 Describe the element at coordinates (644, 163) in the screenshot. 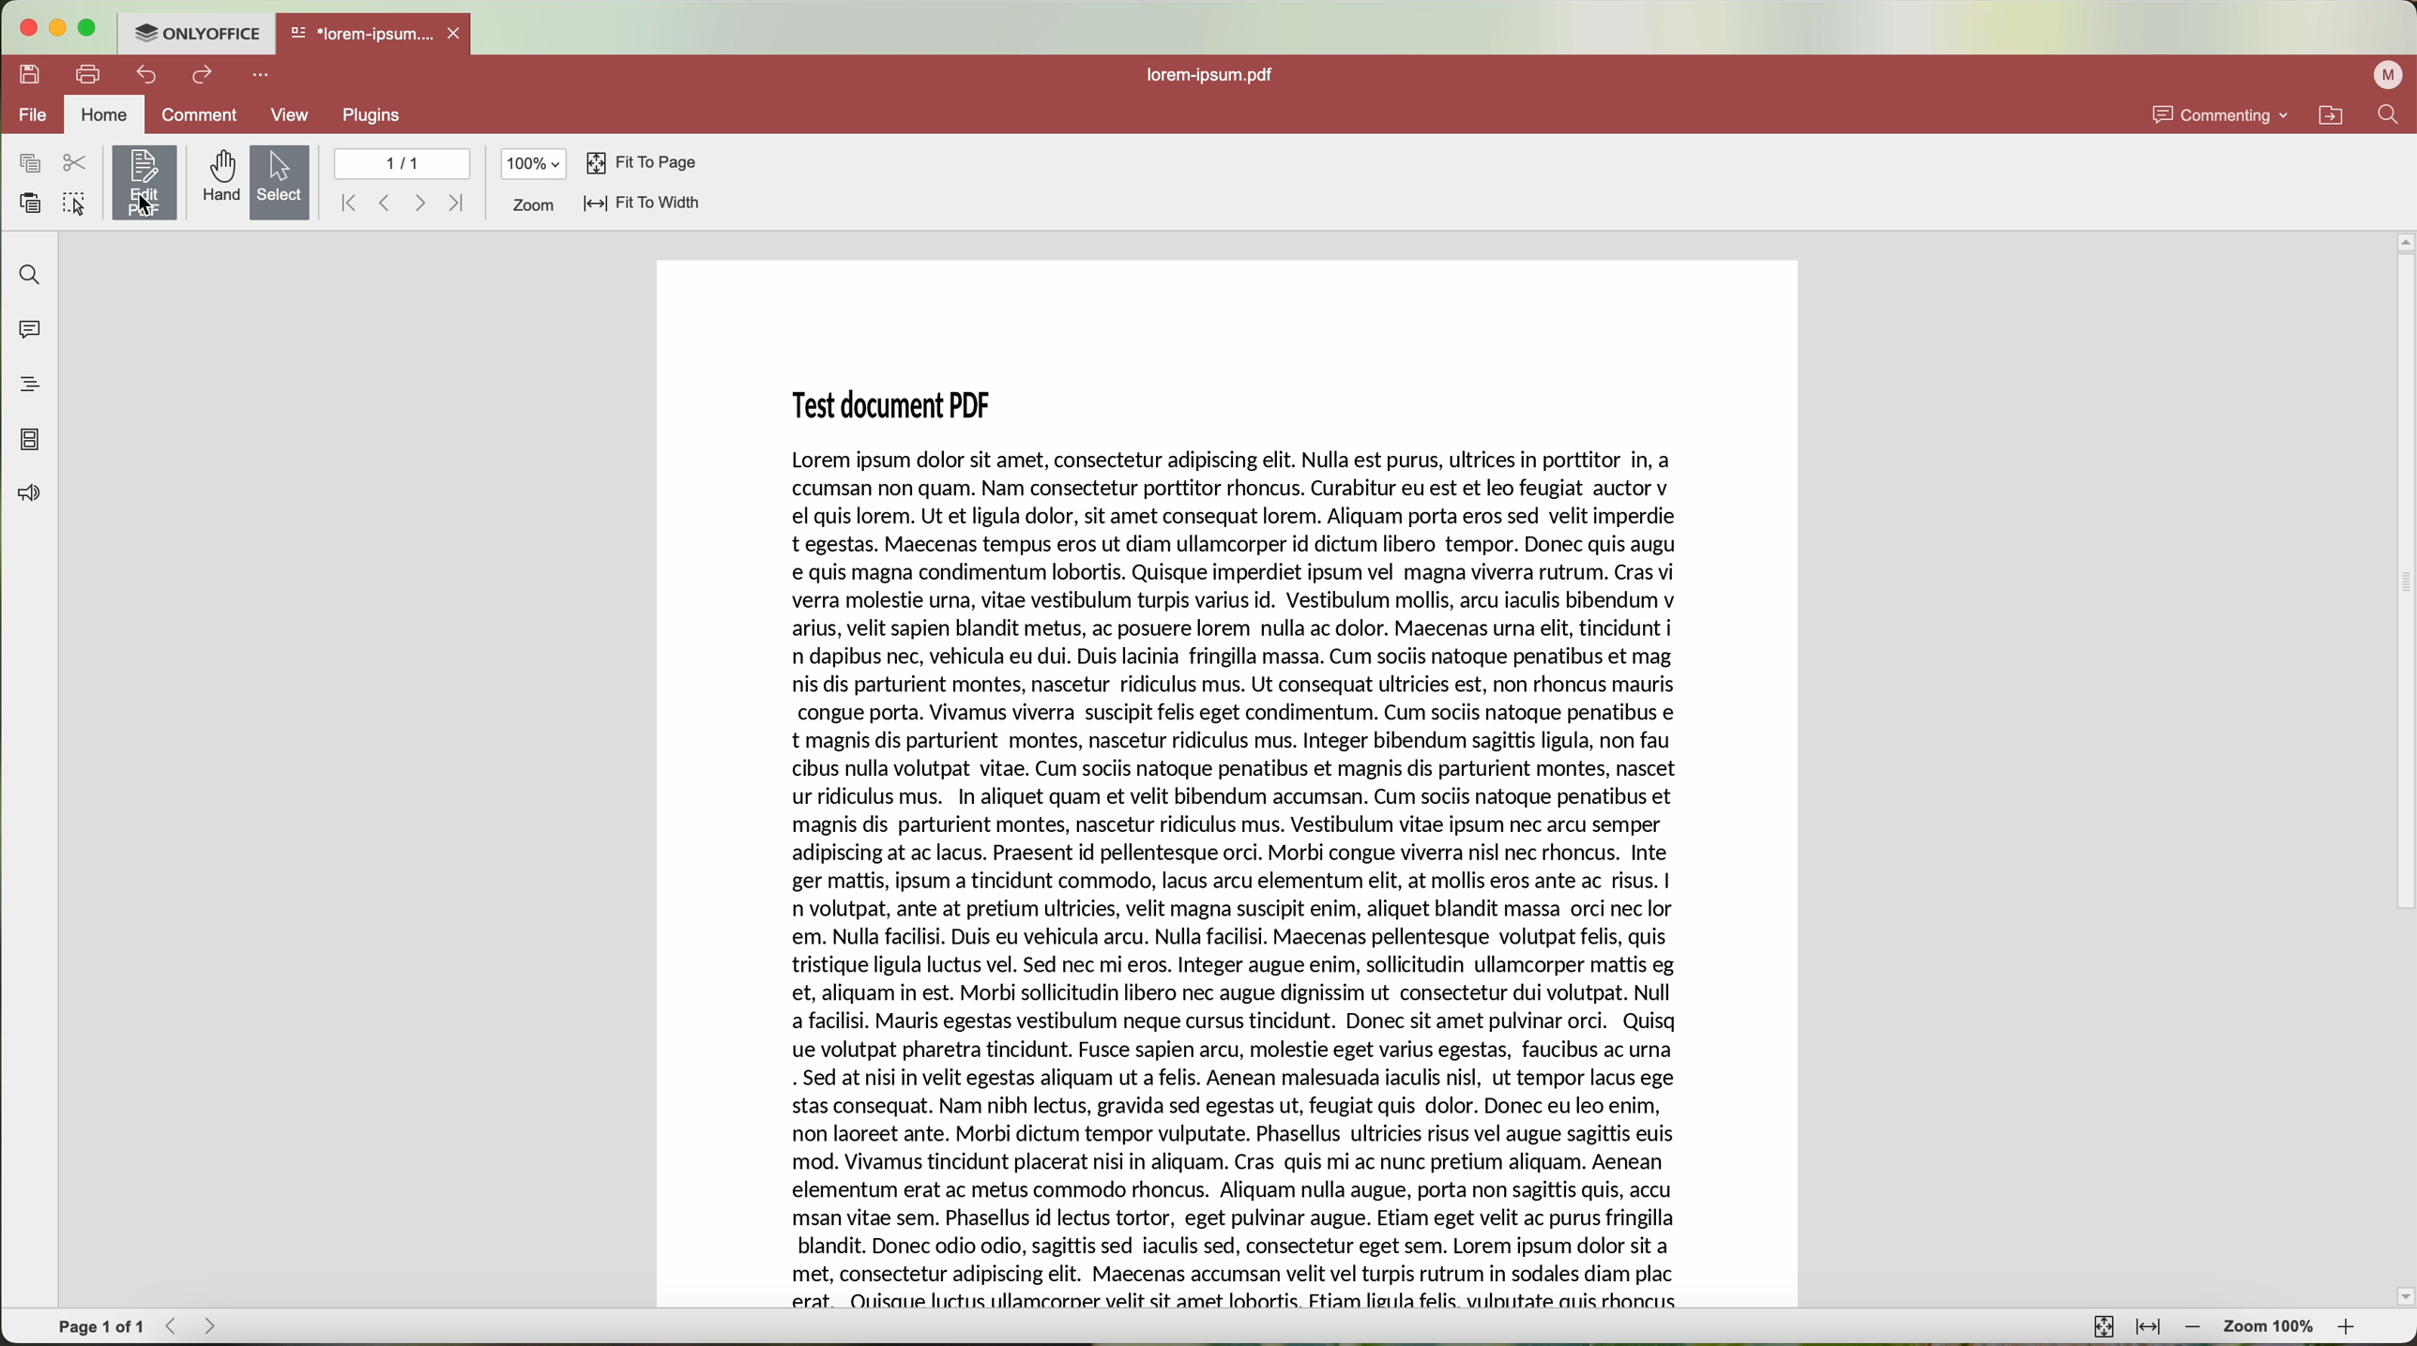

I see `fit to page` at that location.